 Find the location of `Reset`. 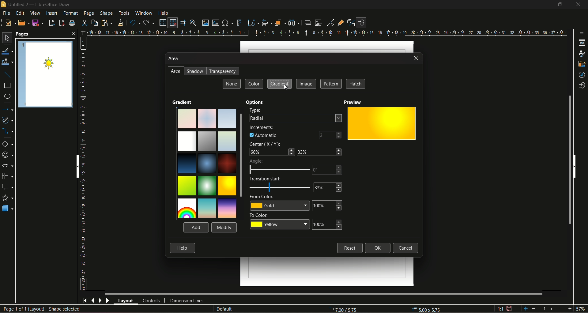

Reset is located at coordinates (350, 248).